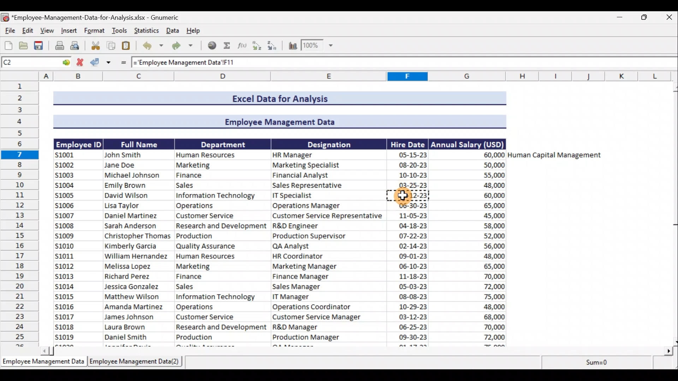 The height and width of the screenshot is (381, 678). I want to click on Data, so click(172, 32).